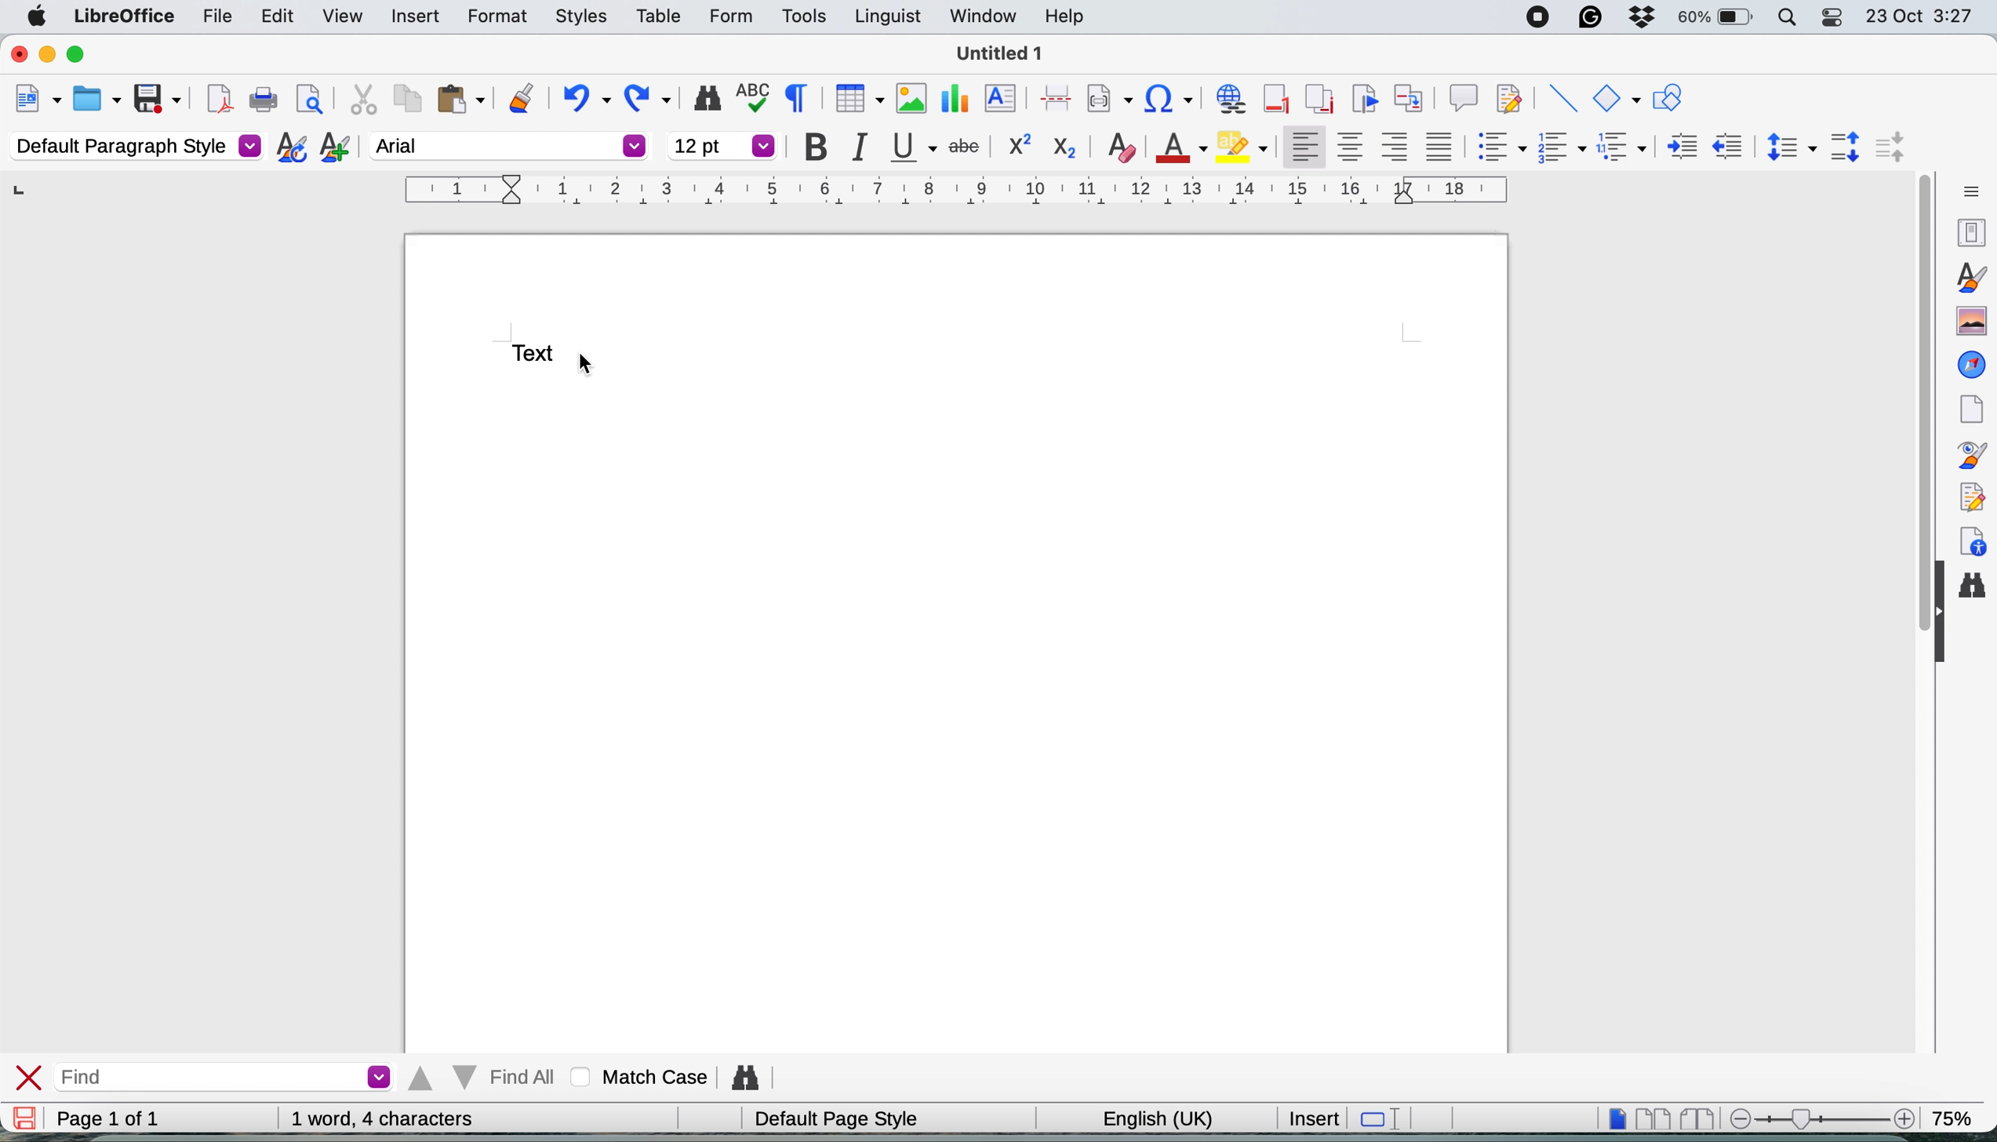 This screenshot has width=1997, height=1142. Describe the element at coordinates (1058, 96) in the screenshot. I see `page break` at that location.